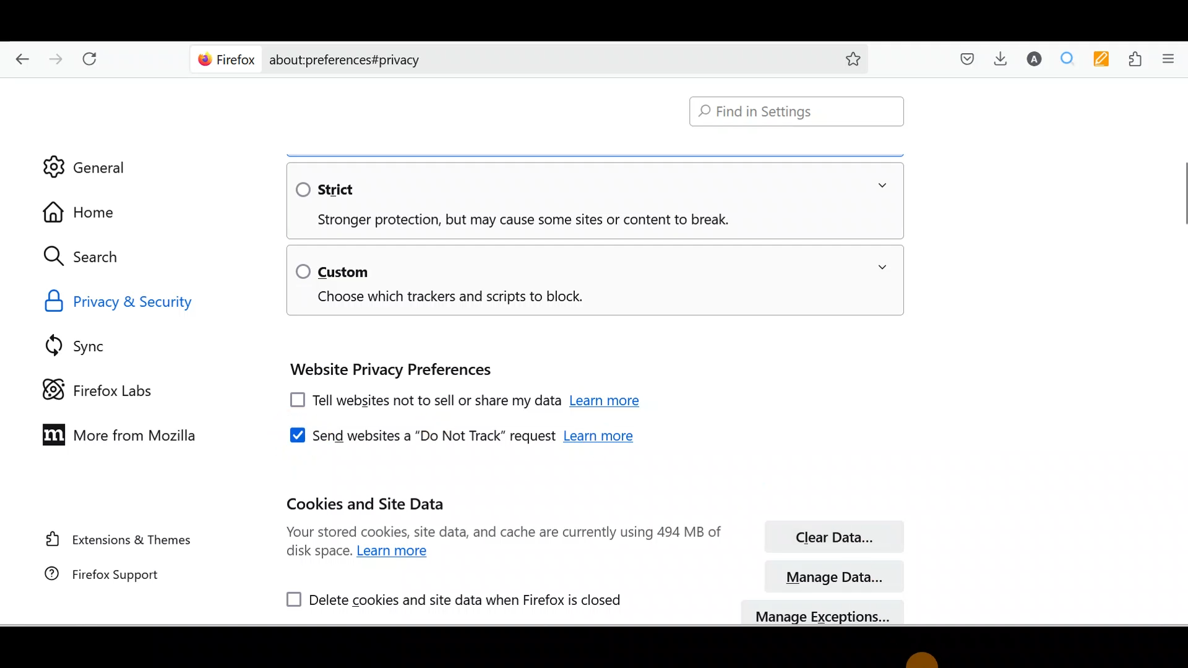  Describe the element at coordinates (447, 597) in the screenshot. I see `Delete cookies and site data when Firefox is closed` at that location.